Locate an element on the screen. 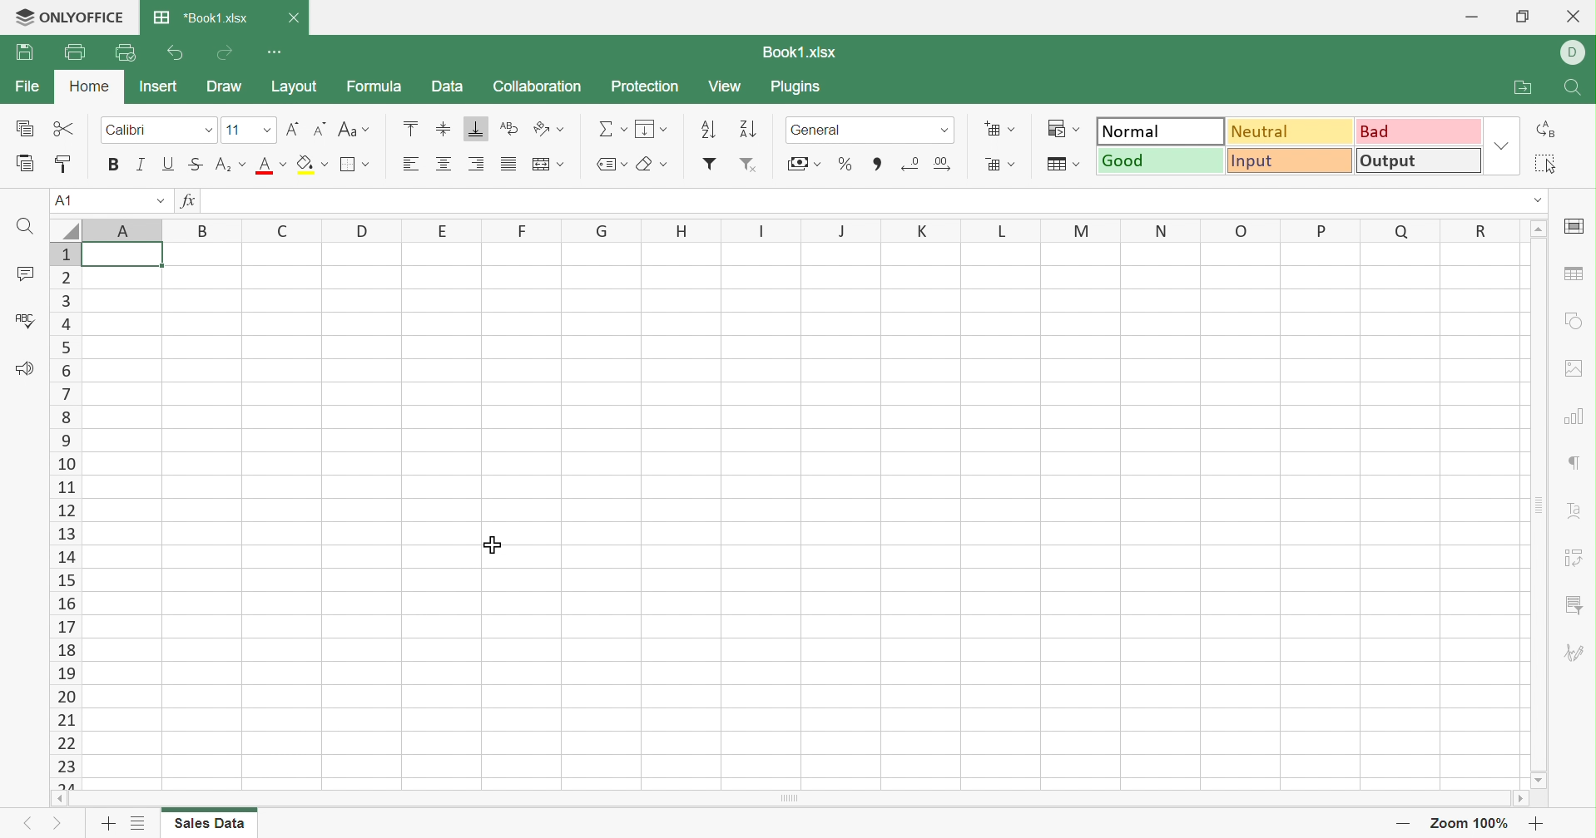 This screenshot has width=1596, height=838. Feedback & Support is located at coordinates (25, 367).